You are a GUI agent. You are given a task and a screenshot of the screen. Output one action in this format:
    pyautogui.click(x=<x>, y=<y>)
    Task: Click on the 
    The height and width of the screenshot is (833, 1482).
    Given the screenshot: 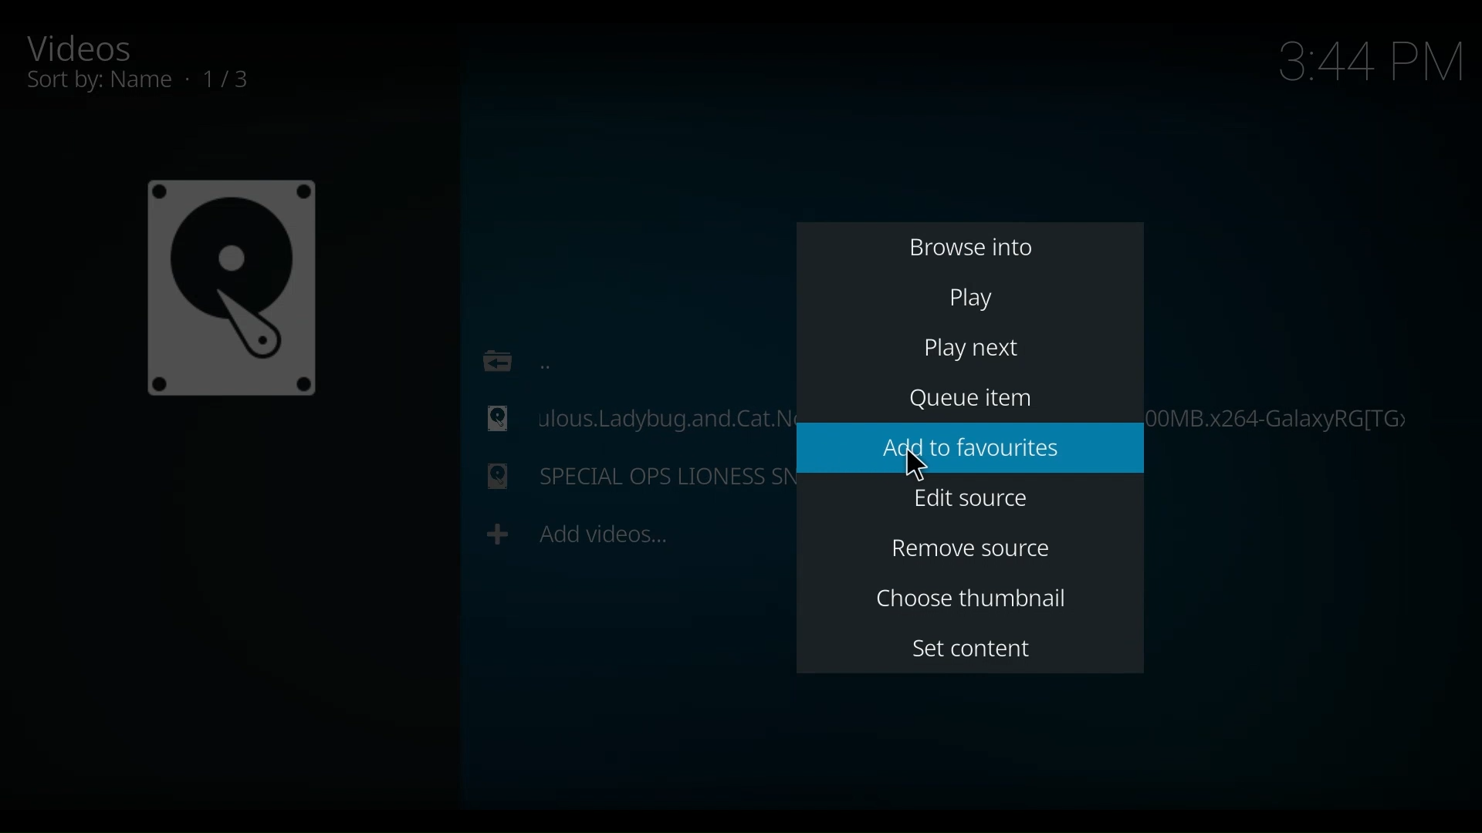 What is the action you would take?
    pyautogui.click(x=983, y=400)
    